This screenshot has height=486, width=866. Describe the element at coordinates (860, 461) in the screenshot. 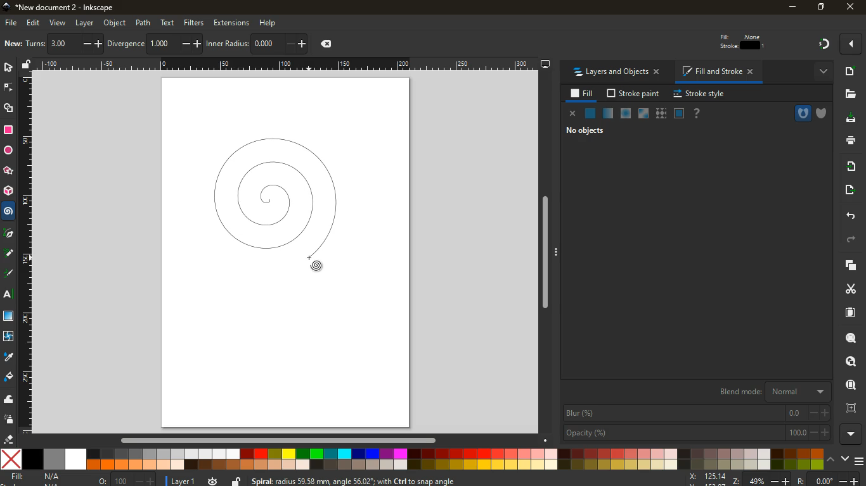

I see `menu` at that location.